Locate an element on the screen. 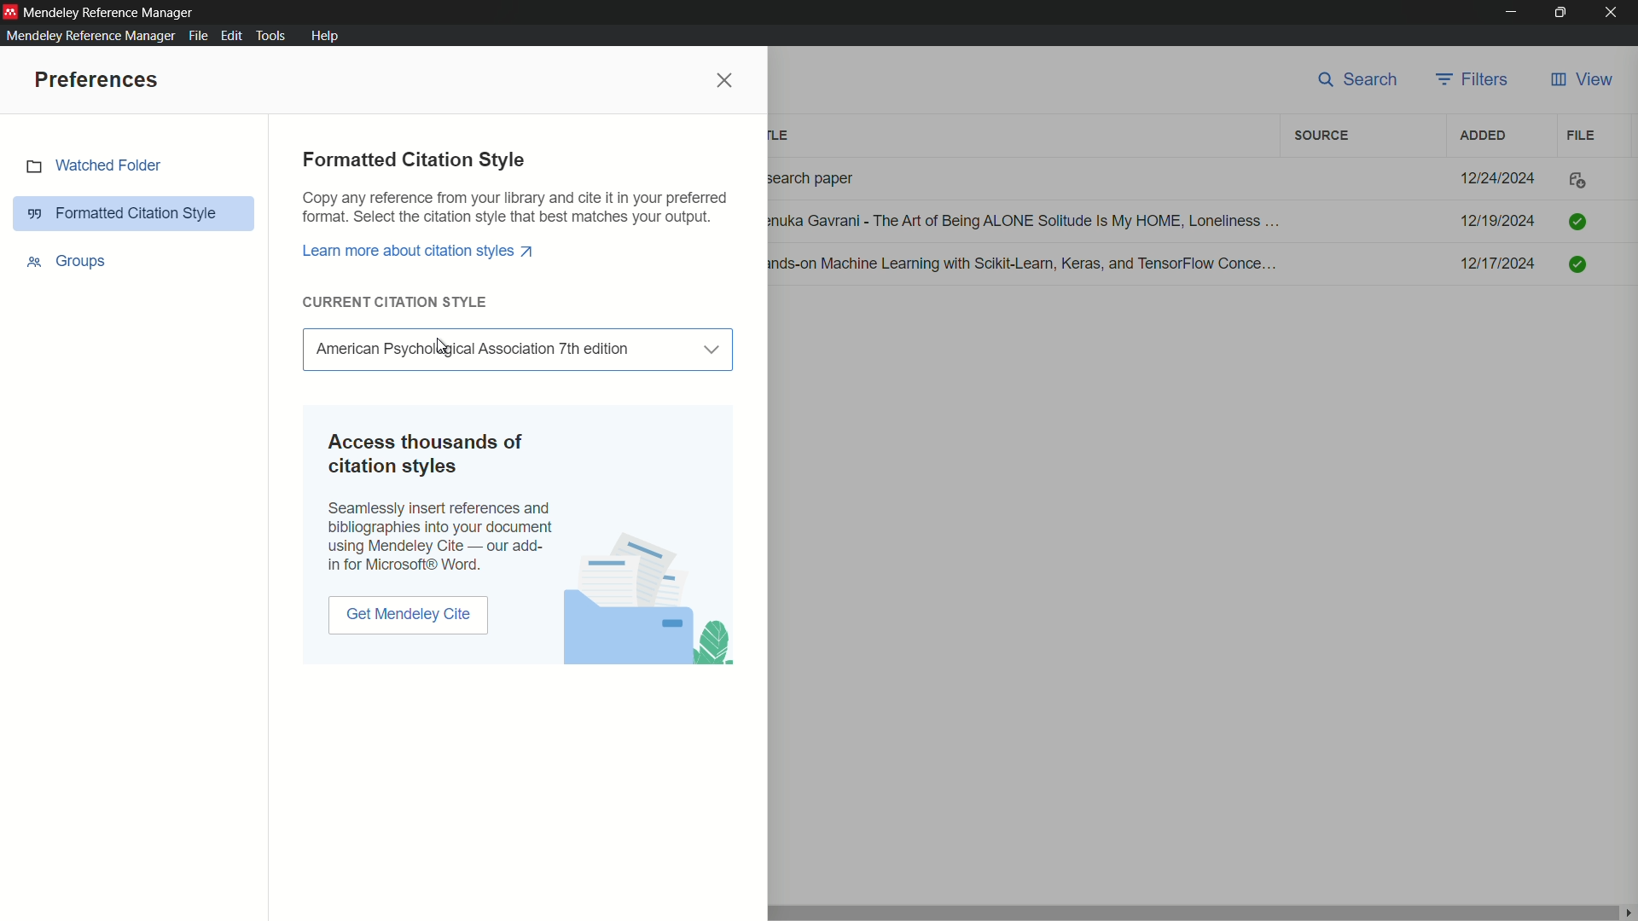  watch folder is located at coordinates (136, 166).